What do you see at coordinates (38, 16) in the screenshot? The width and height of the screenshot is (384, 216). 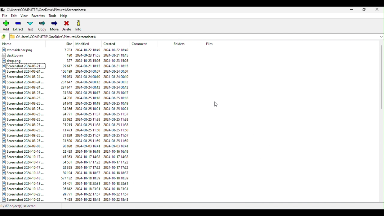 I see `Favorites` at bounding box center [38, 16].